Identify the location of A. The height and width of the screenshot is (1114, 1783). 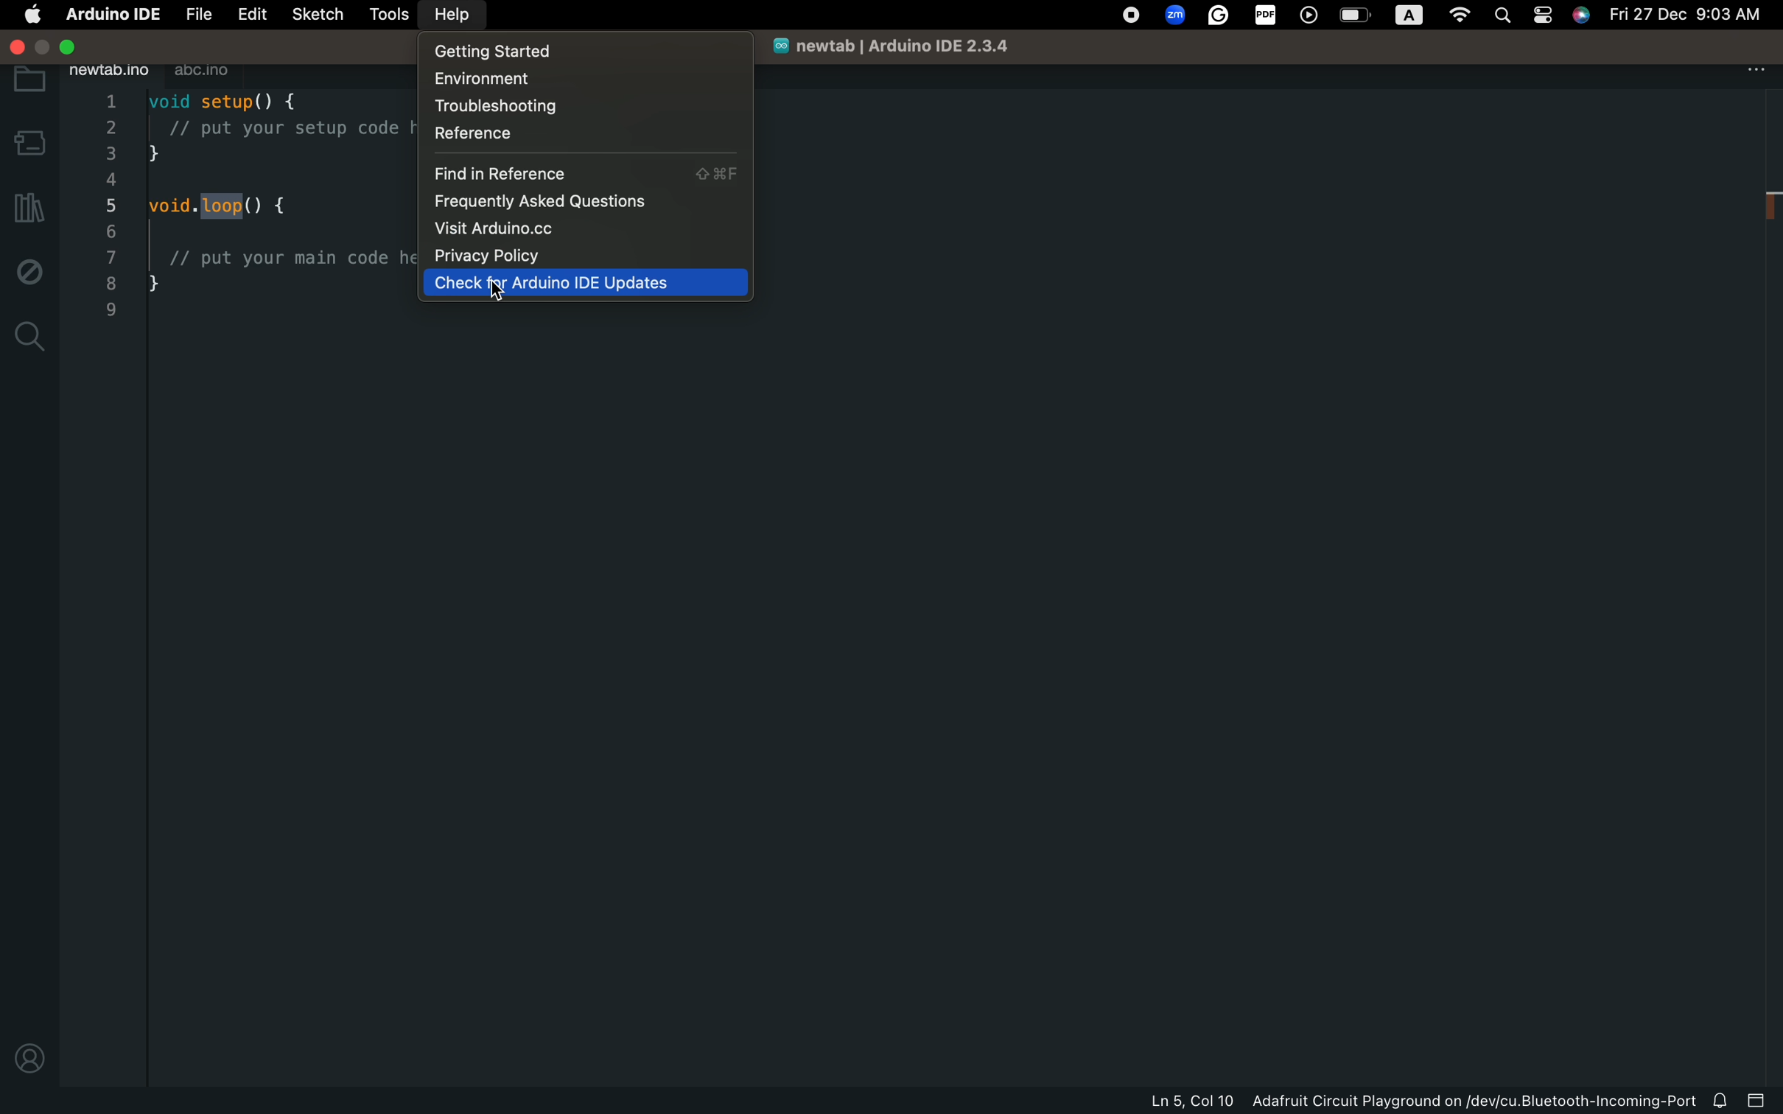
(1407, 13).